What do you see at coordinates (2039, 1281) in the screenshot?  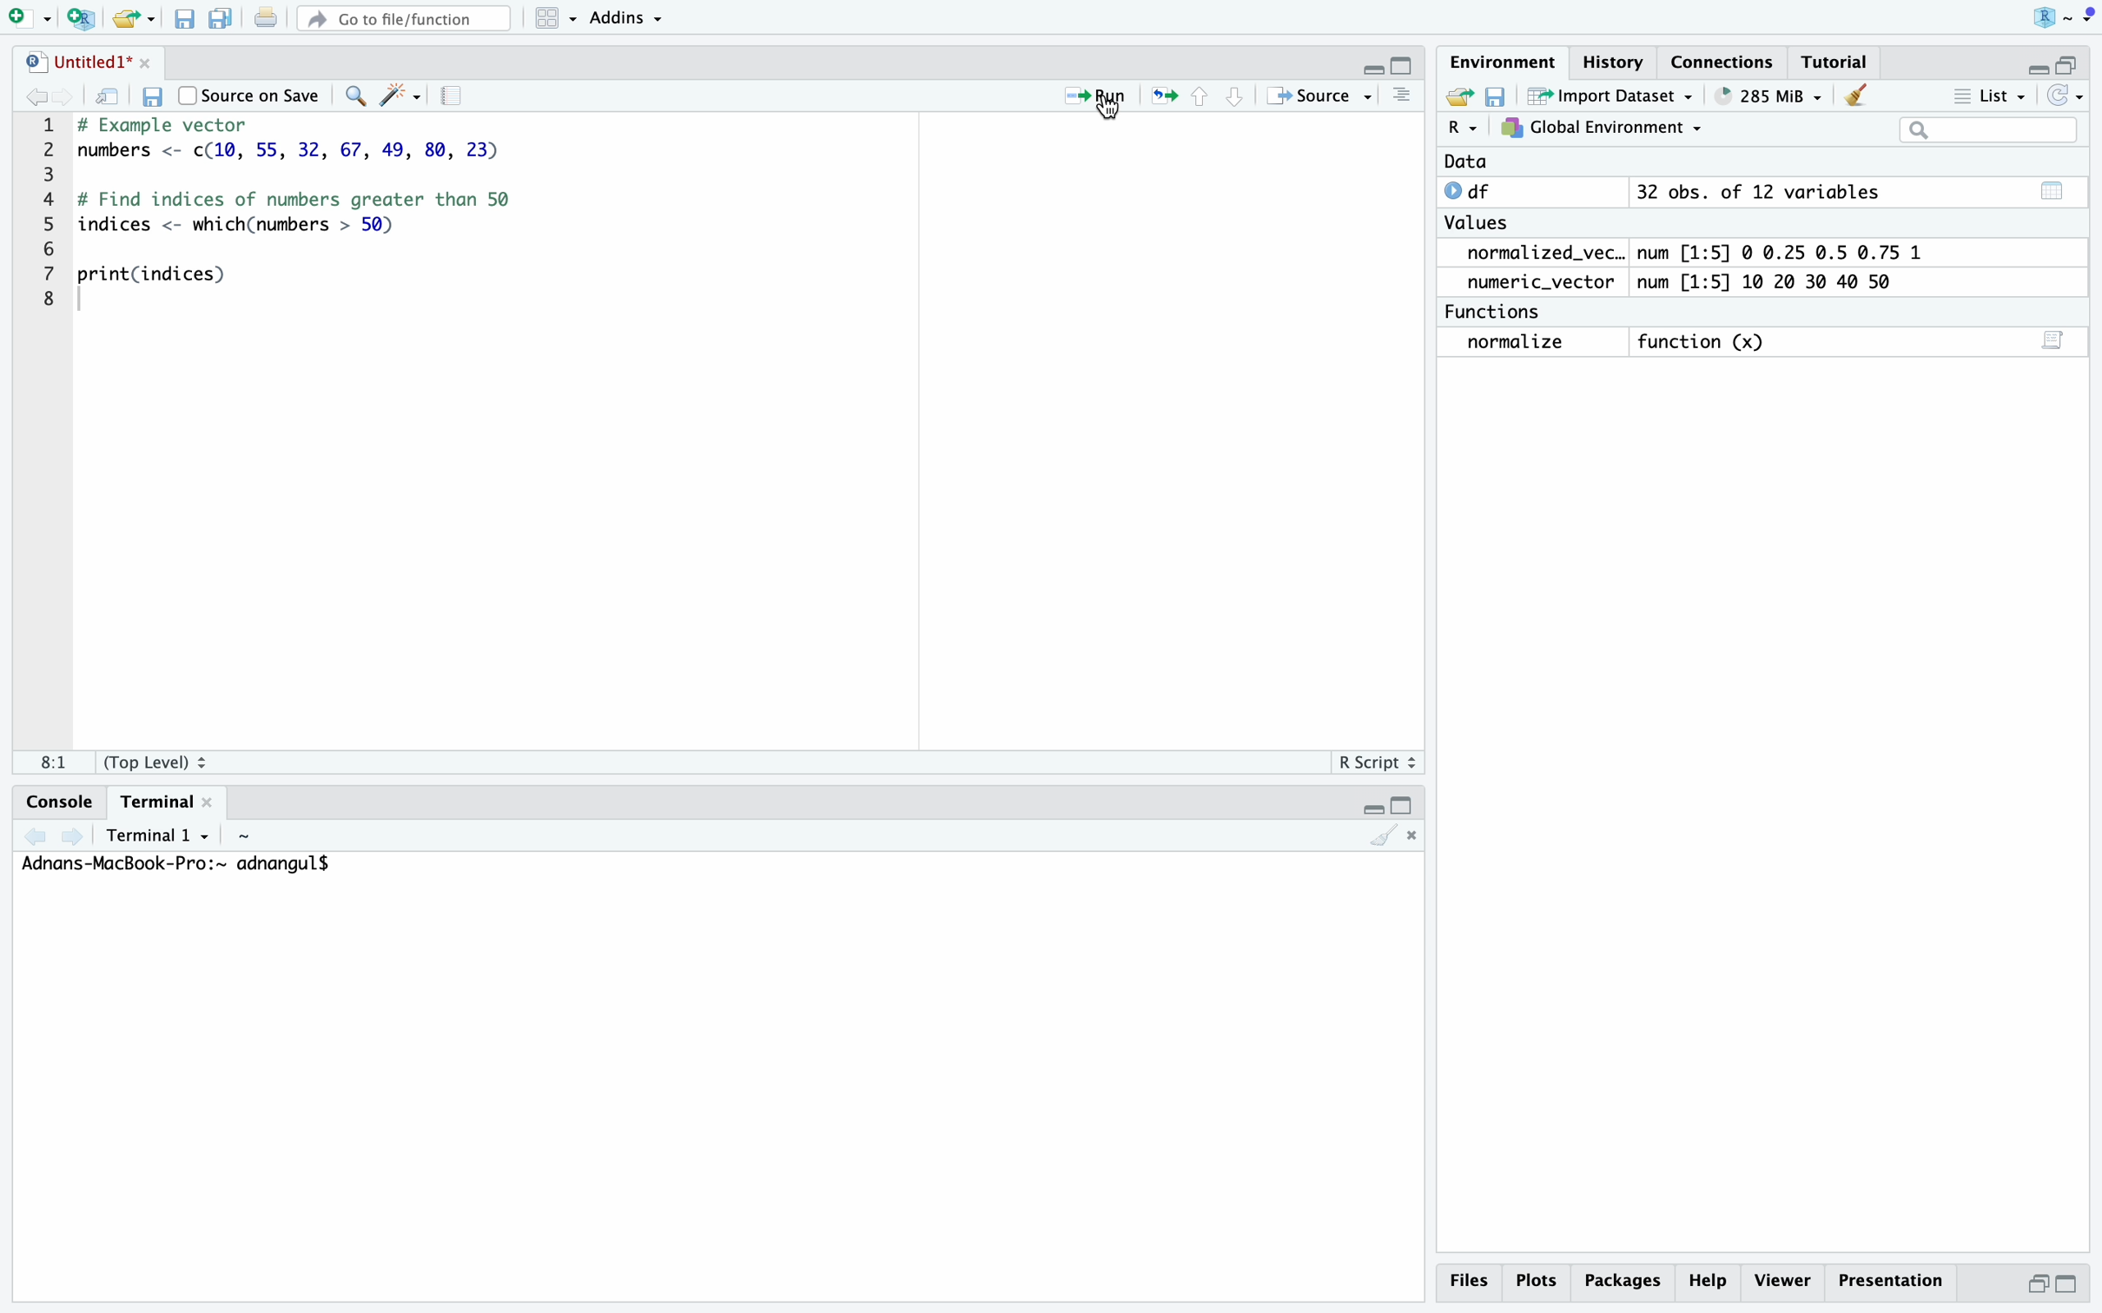 I see `minimise` at bounding box center [2039, 1281].